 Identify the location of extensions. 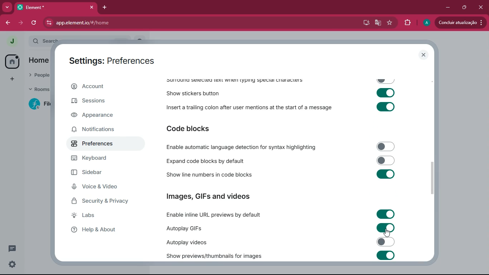
(406, 23).